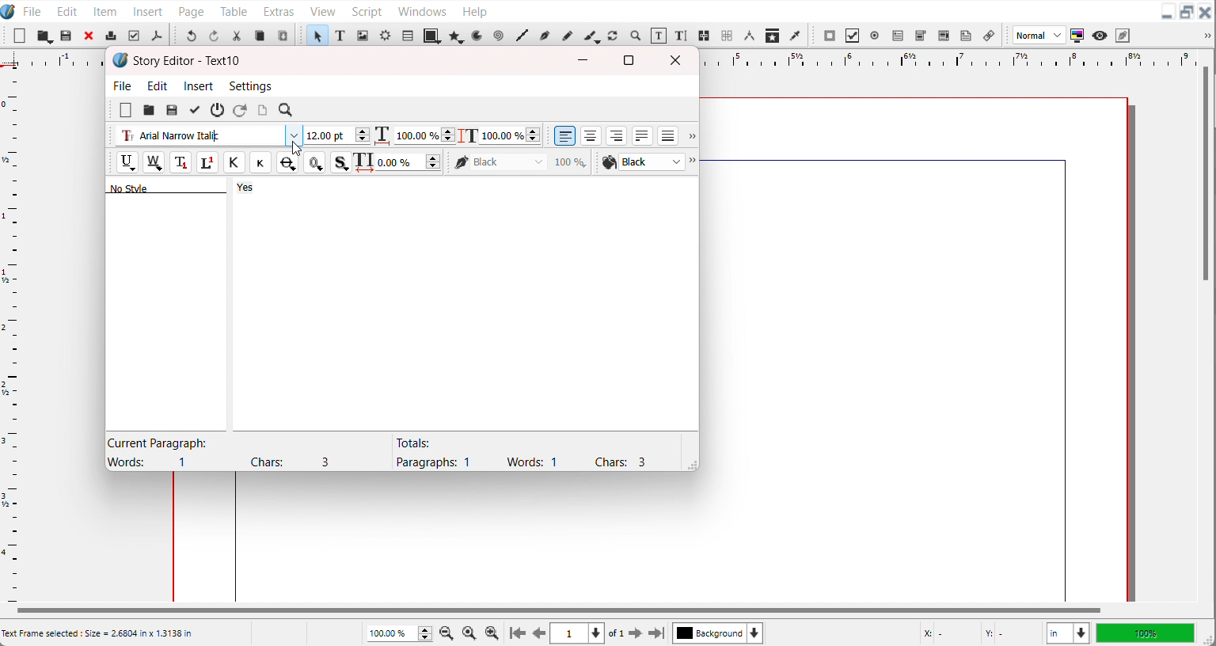 The width and height of the screenshot is (1216, 646). What do you see at coordinates (422, 9) in the screenshot?
I see `Windows` at bounding box center [422, 9].